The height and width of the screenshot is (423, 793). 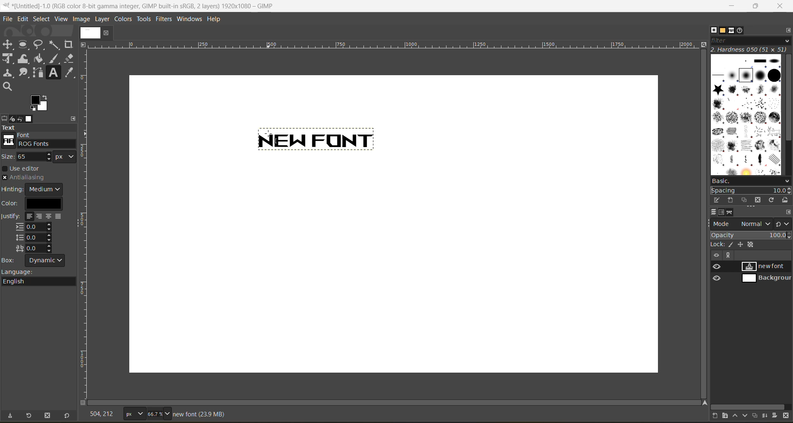 I want to click on create a new brush, so click(x=730, y=200).